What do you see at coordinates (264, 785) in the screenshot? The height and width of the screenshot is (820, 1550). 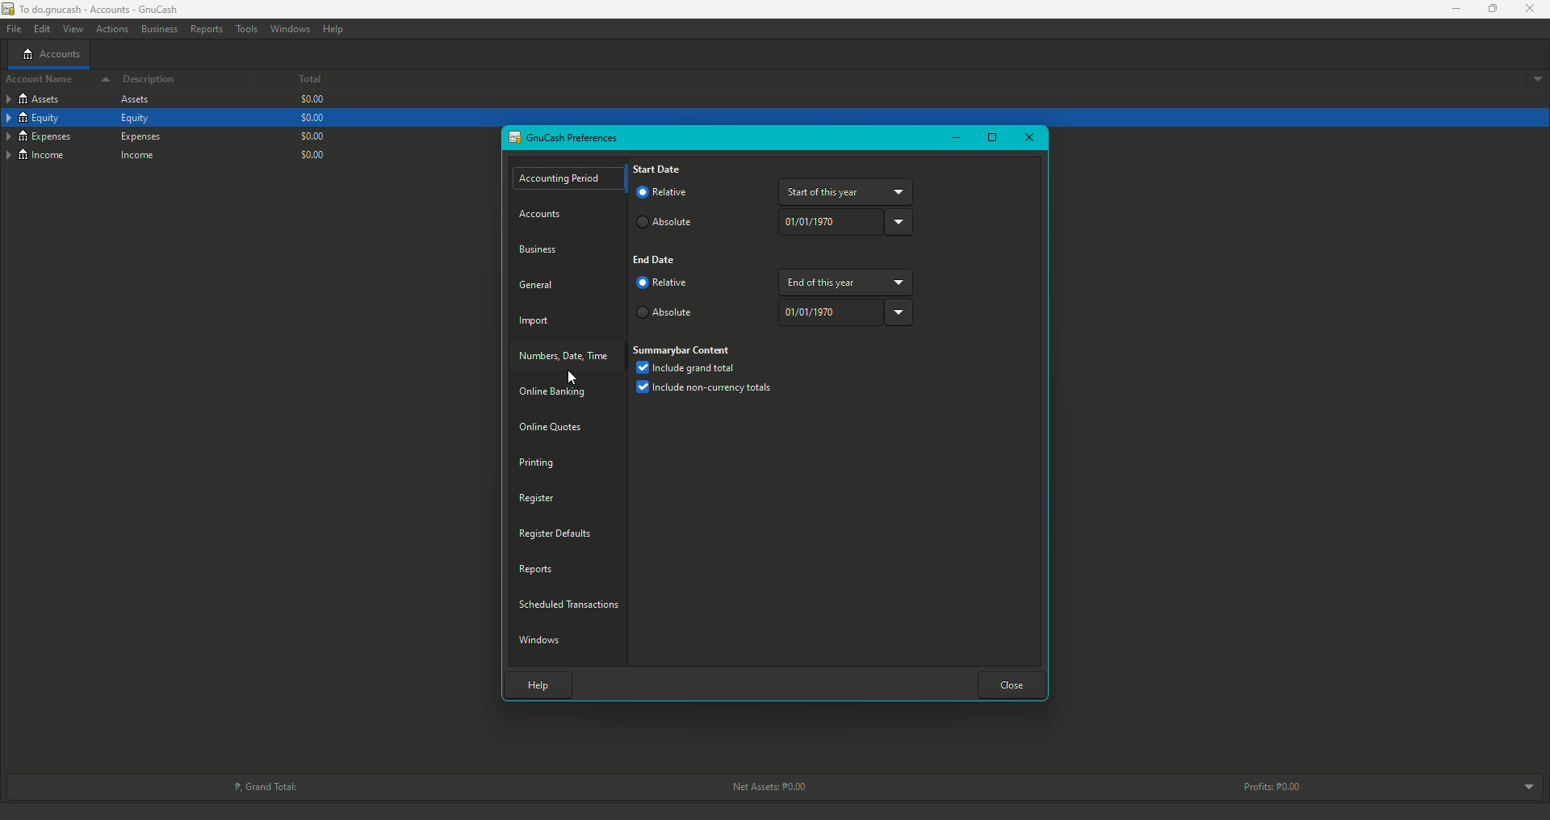 I see `Grand Total` at bounding box center [264, 785].